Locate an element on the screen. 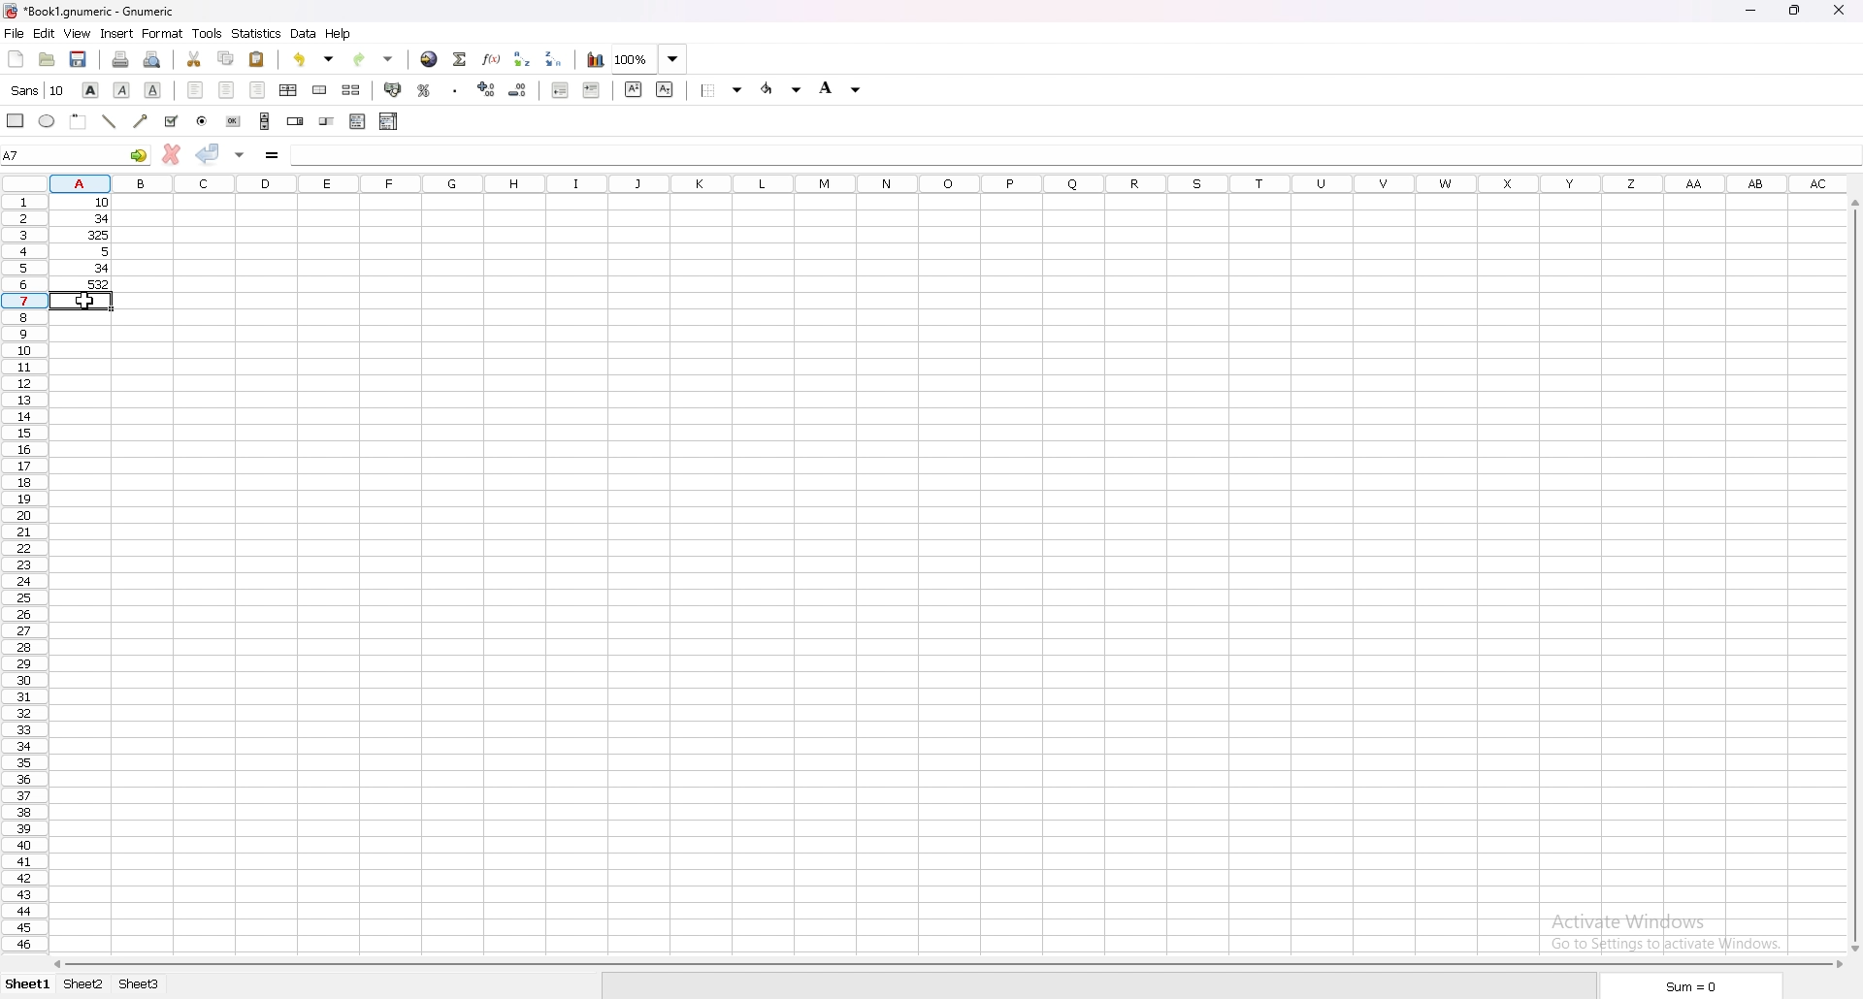  percentage is located at coordinates (425, 91).